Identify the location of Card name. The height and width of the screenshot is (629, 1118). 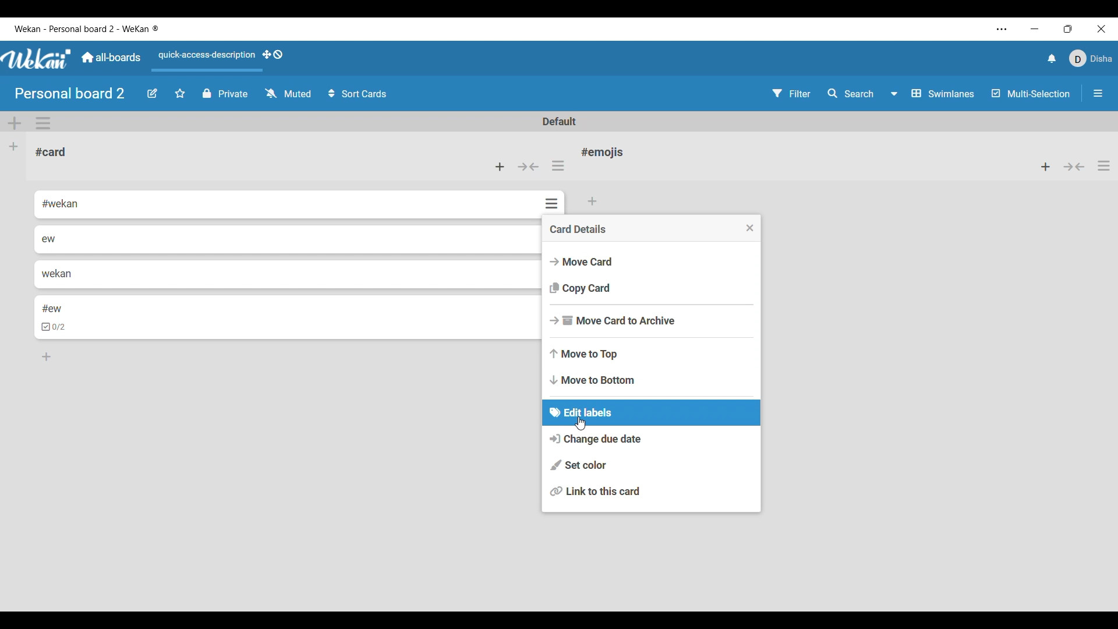
(605, 152).